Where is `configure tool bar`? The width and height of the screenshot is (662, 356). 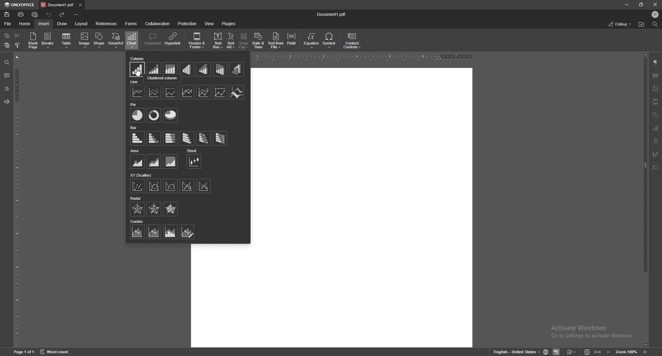 configure tool bar is located at coordinates (77, 14).